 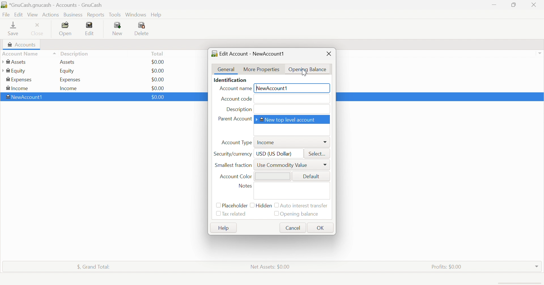 I want to click on $0.00, so click(x=157, y=97).